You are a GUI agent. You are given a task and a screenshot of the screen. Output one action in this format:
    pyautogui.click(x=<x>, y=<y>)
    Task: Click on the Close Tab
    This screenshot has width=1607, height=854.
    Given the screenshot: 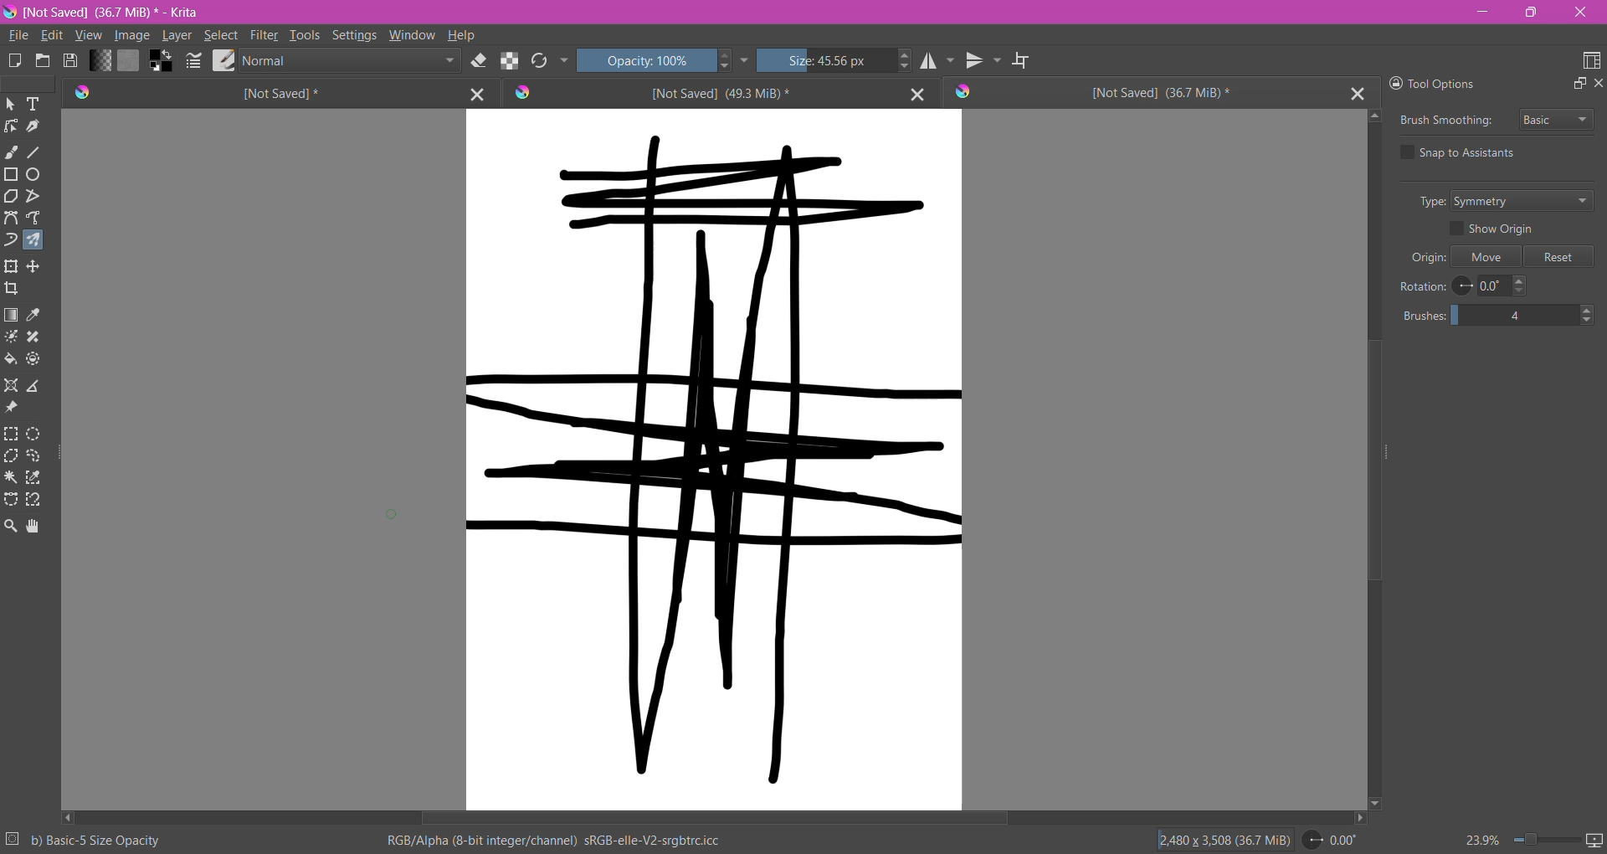 What is the action you would take?
    pyautogui.click(x=1358, y=93)
    